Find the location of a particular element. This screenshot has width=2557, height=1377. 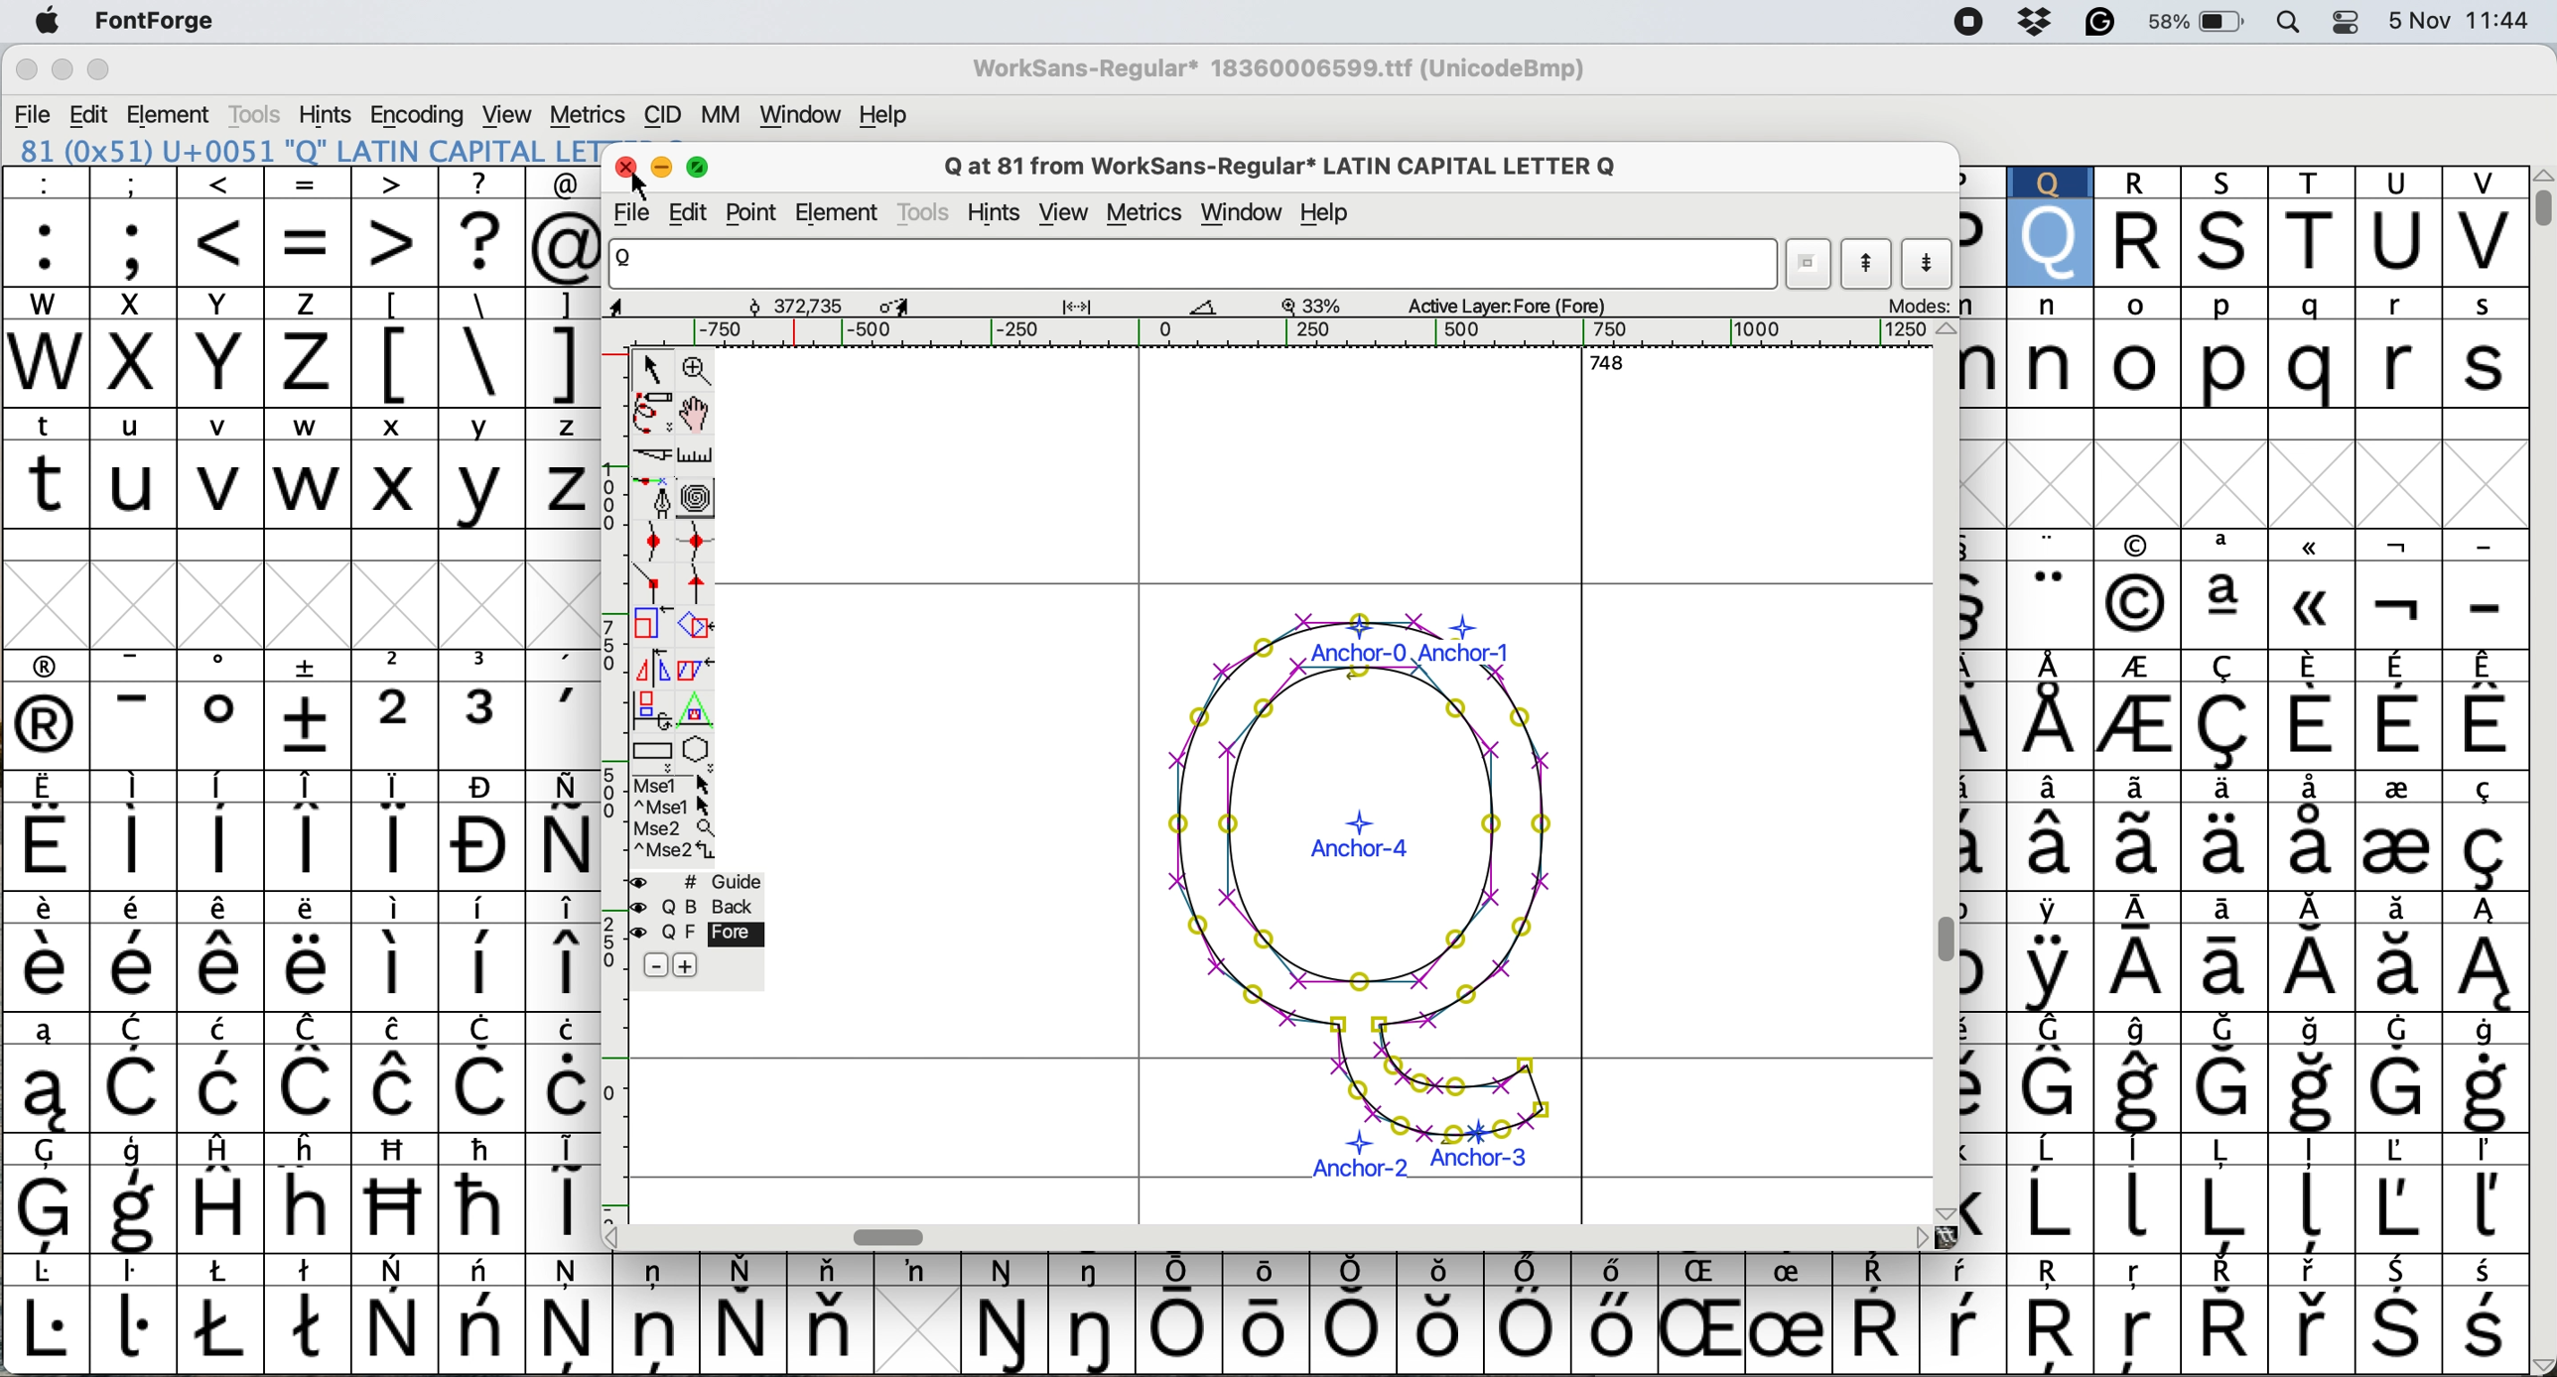

glyph details is located at coordinates (1136, 309).